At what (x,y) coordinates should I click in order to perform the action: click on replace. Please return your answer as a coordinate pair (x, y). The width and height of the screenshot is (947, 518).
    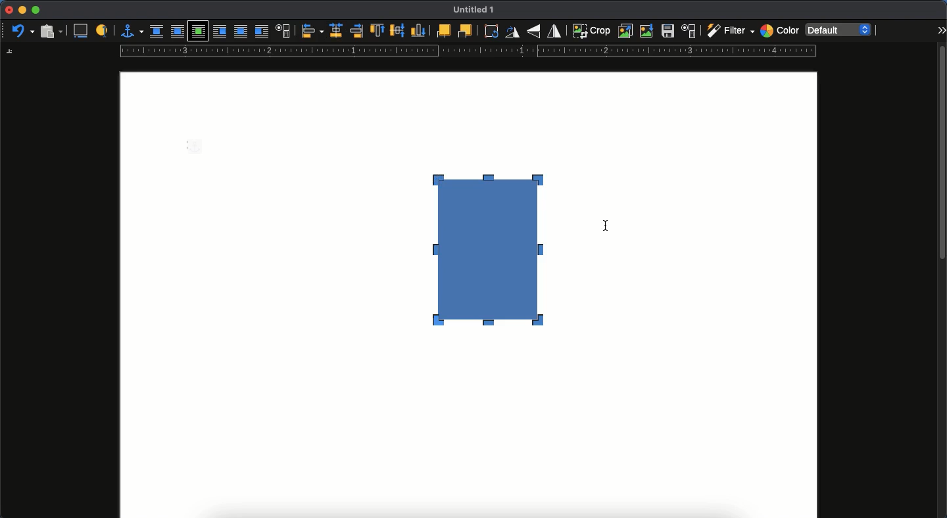
    Looking at the image, I should click on (626, 31).